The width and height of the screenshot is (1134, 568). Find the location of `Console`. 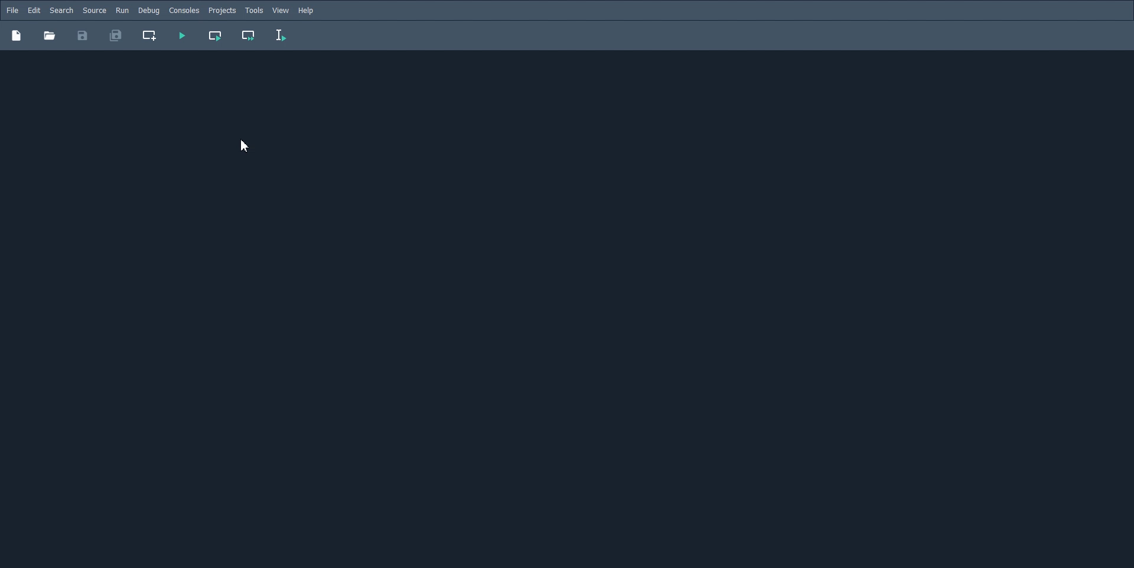

Console is located at coordinates (184, 11).